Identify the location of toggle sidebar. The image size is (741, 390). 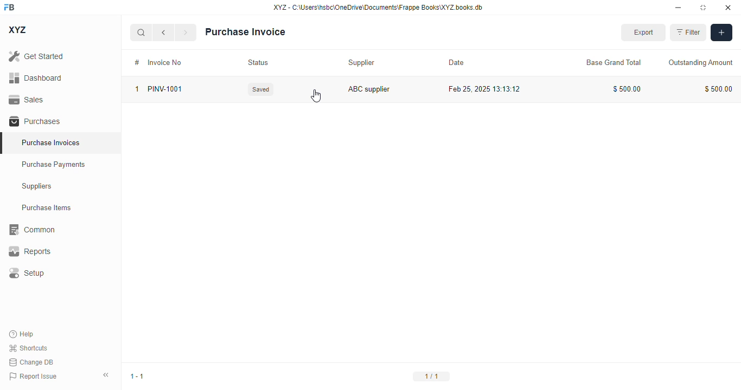
(107, 375).